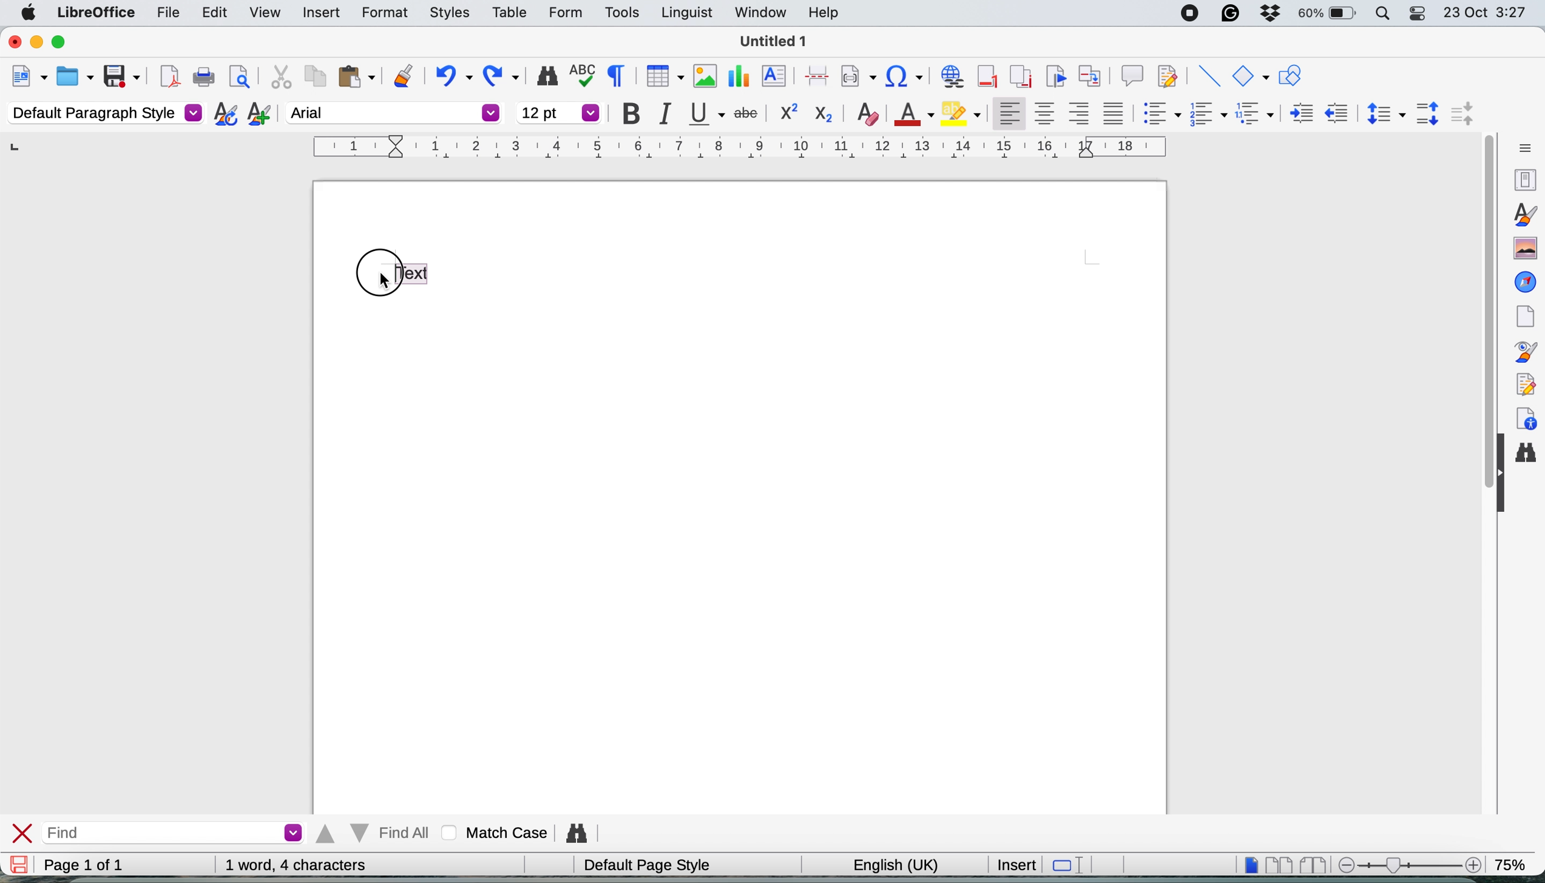 This screenshot has height=883, width=1545. I want to click on linguist, so click(683, 15).